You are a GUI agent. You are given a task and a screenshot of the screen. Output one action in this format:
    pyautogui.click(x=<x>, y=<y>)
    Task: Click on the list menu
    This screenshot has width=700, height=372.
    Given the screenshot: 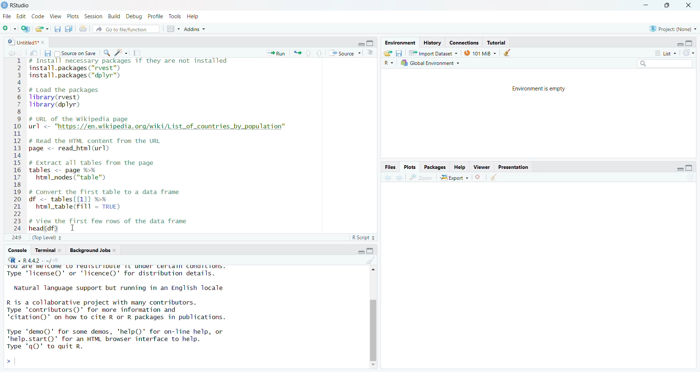 What is the action you would take?
    pyautogui.click(x=665, y=53)
    